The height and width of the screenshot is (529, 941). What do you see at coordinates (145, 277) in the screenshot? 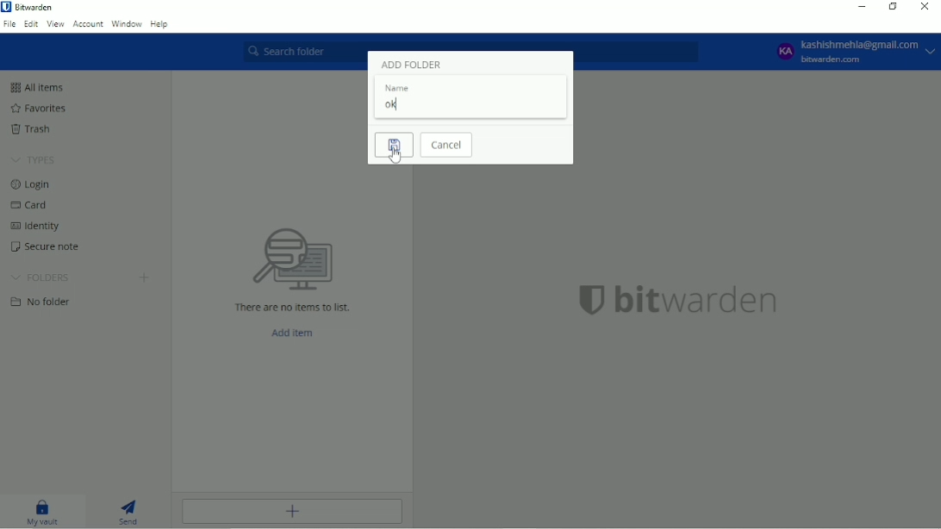
I see `Add folder` at bounding box center [145, 277].